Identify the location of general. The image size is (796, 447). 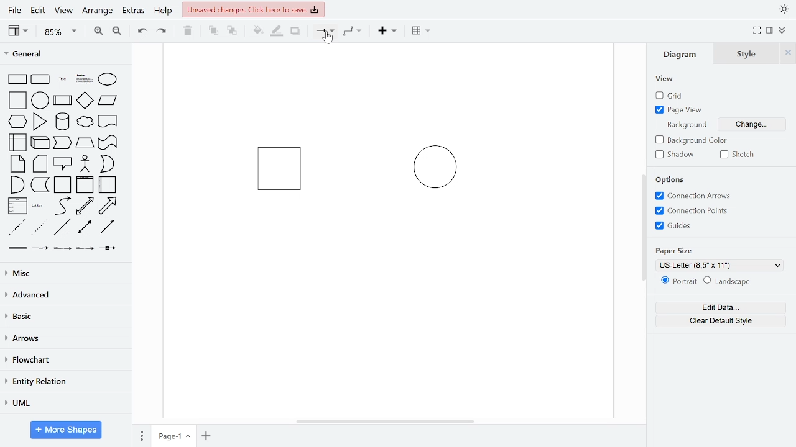
(67, 55).